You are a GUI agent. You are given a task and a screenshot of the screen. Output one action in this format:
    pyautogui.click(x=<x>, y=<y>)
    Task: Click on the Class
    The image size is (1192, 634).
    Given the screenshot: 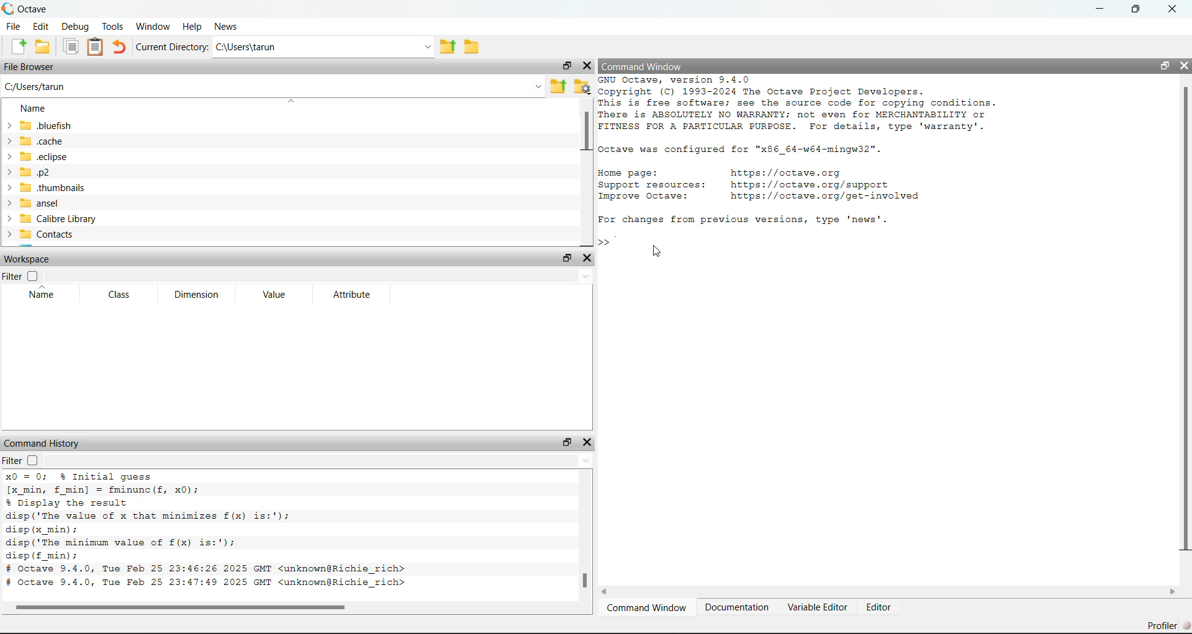 What is the action you would take?
    pyautogui.click(x=119, y=293)
    